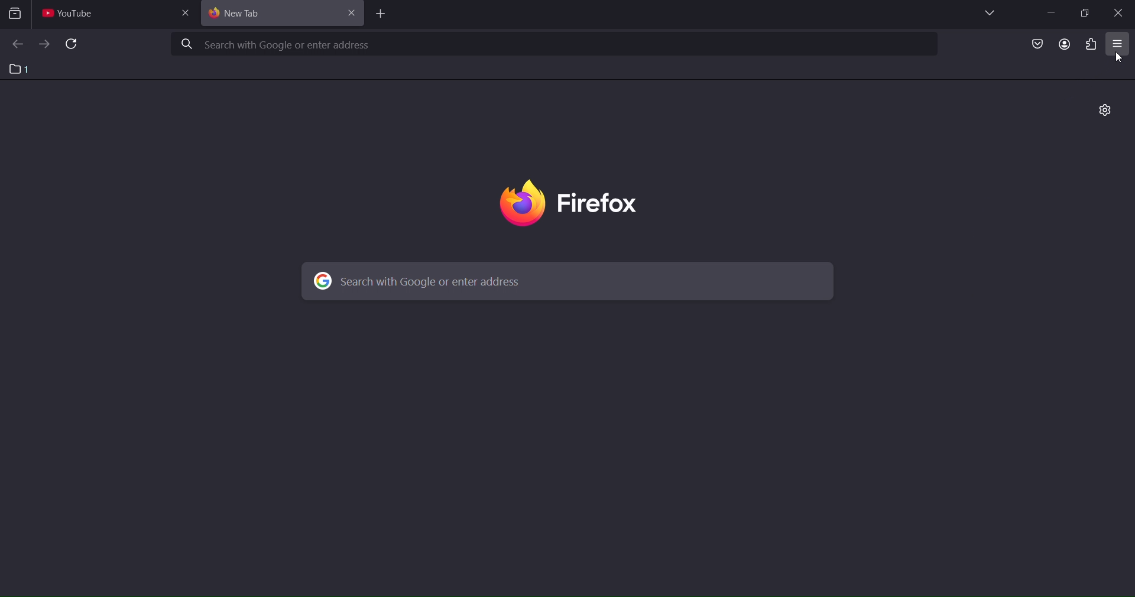 The image size is (1135, 597). What do you see at coordinates (988, 13) in the screenshot?
I see `list all tabs` at bounding box center [988, 13].